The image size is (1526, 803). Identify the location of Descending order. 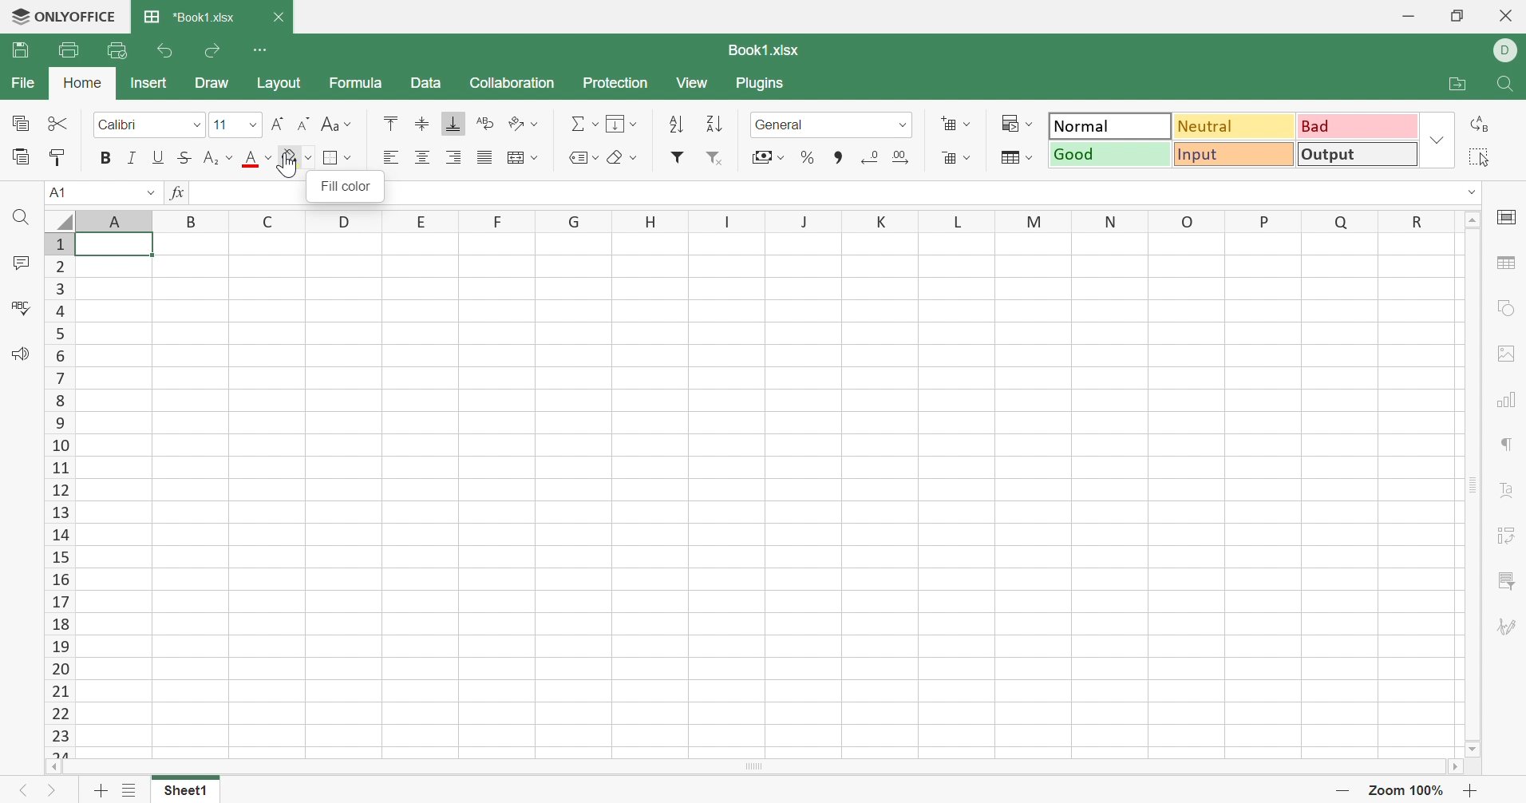
(714, 121).